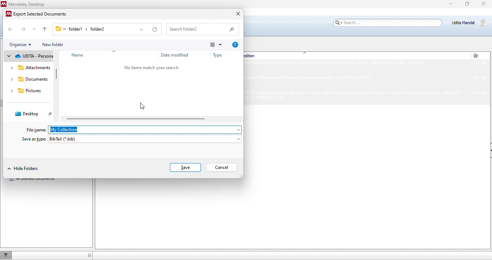  Describe the element at coordinates (39, 14) in the screenshot. I see `export selected documents` at that location.